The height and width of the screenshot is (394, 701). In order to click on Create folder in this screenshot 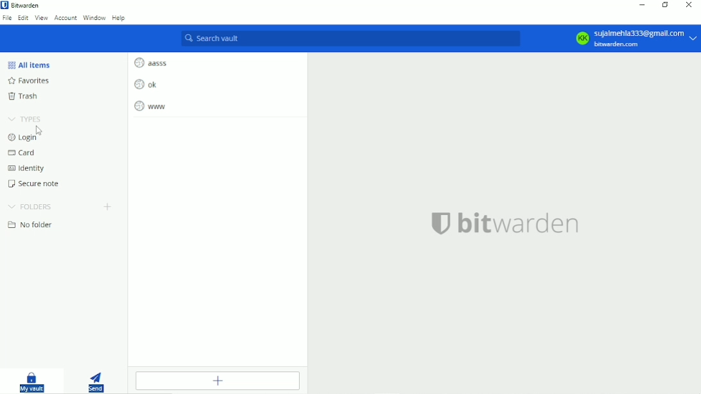, I will do `click(107, 206)`.